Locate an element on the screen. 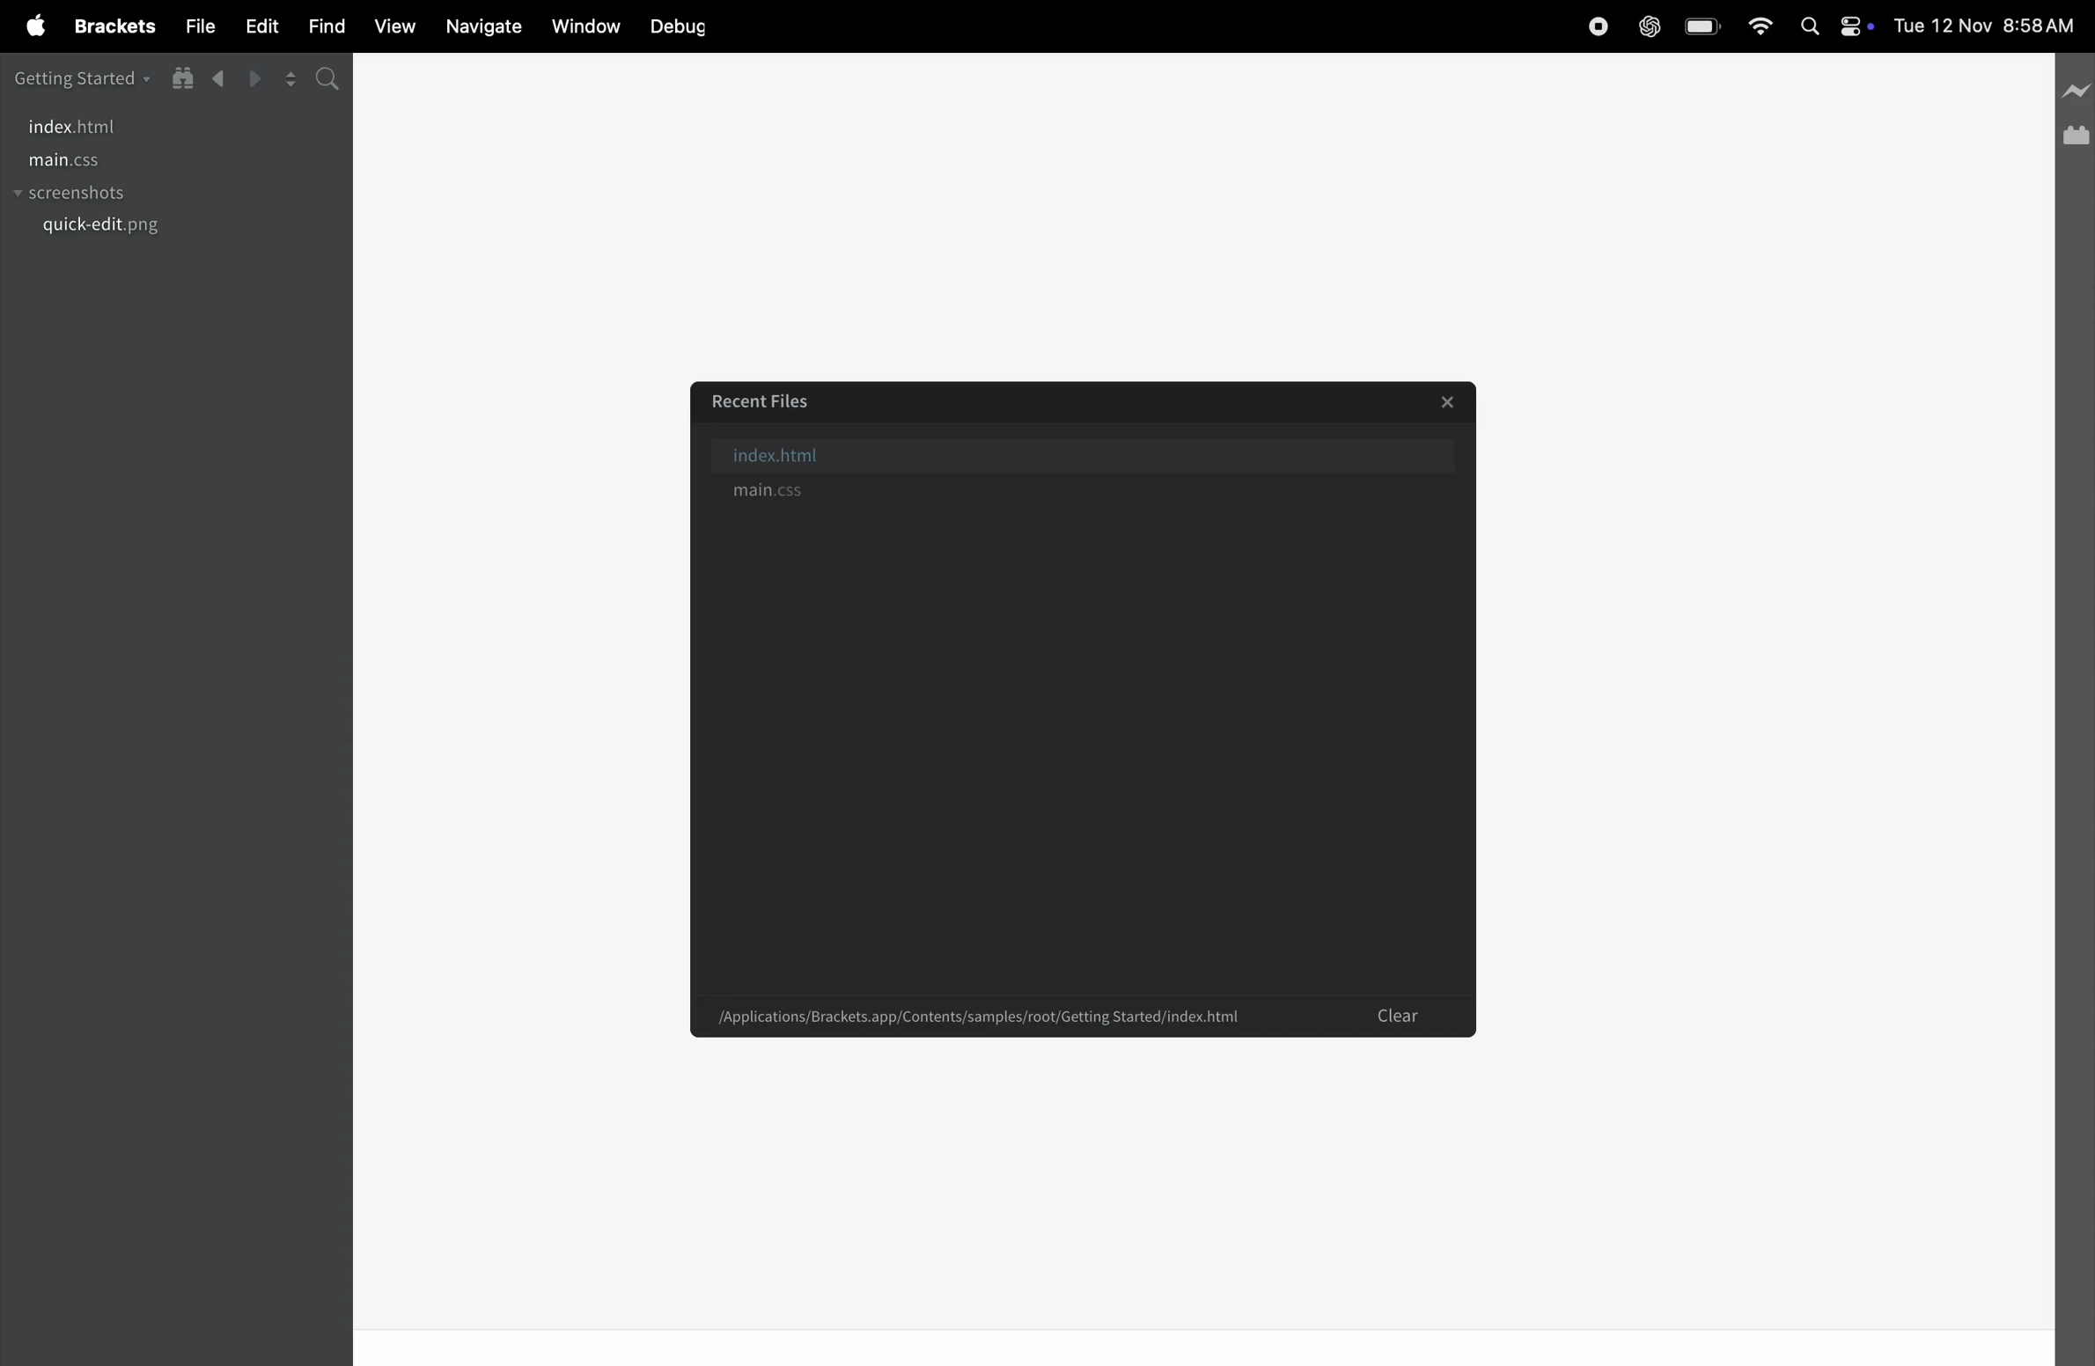 The image size is (2095, 1366). screemshots is located at coordinates (107, 195).